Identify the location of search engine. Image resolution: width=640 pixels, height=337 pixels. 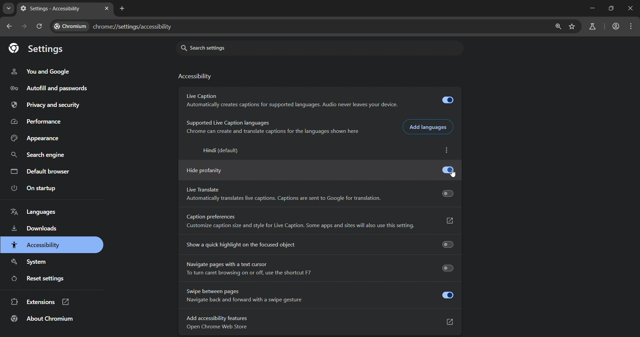
(38, 155).